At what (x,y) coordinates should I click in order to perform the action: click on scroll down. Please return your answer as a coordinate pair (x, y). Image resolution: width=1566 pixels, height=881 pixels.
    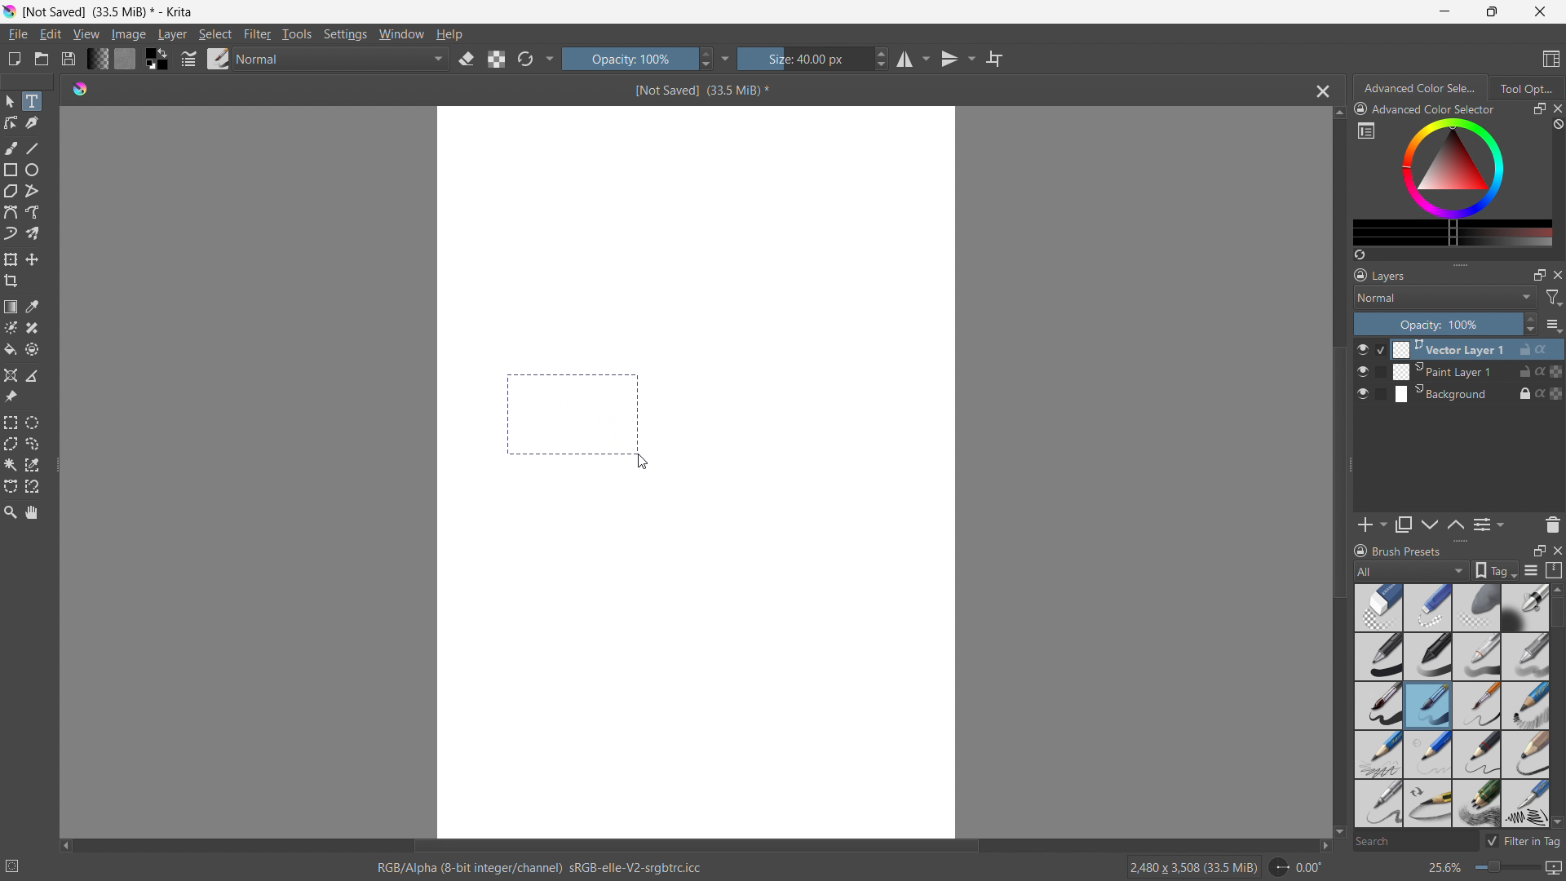
    Looking at the image, I should click on (1556, 821).